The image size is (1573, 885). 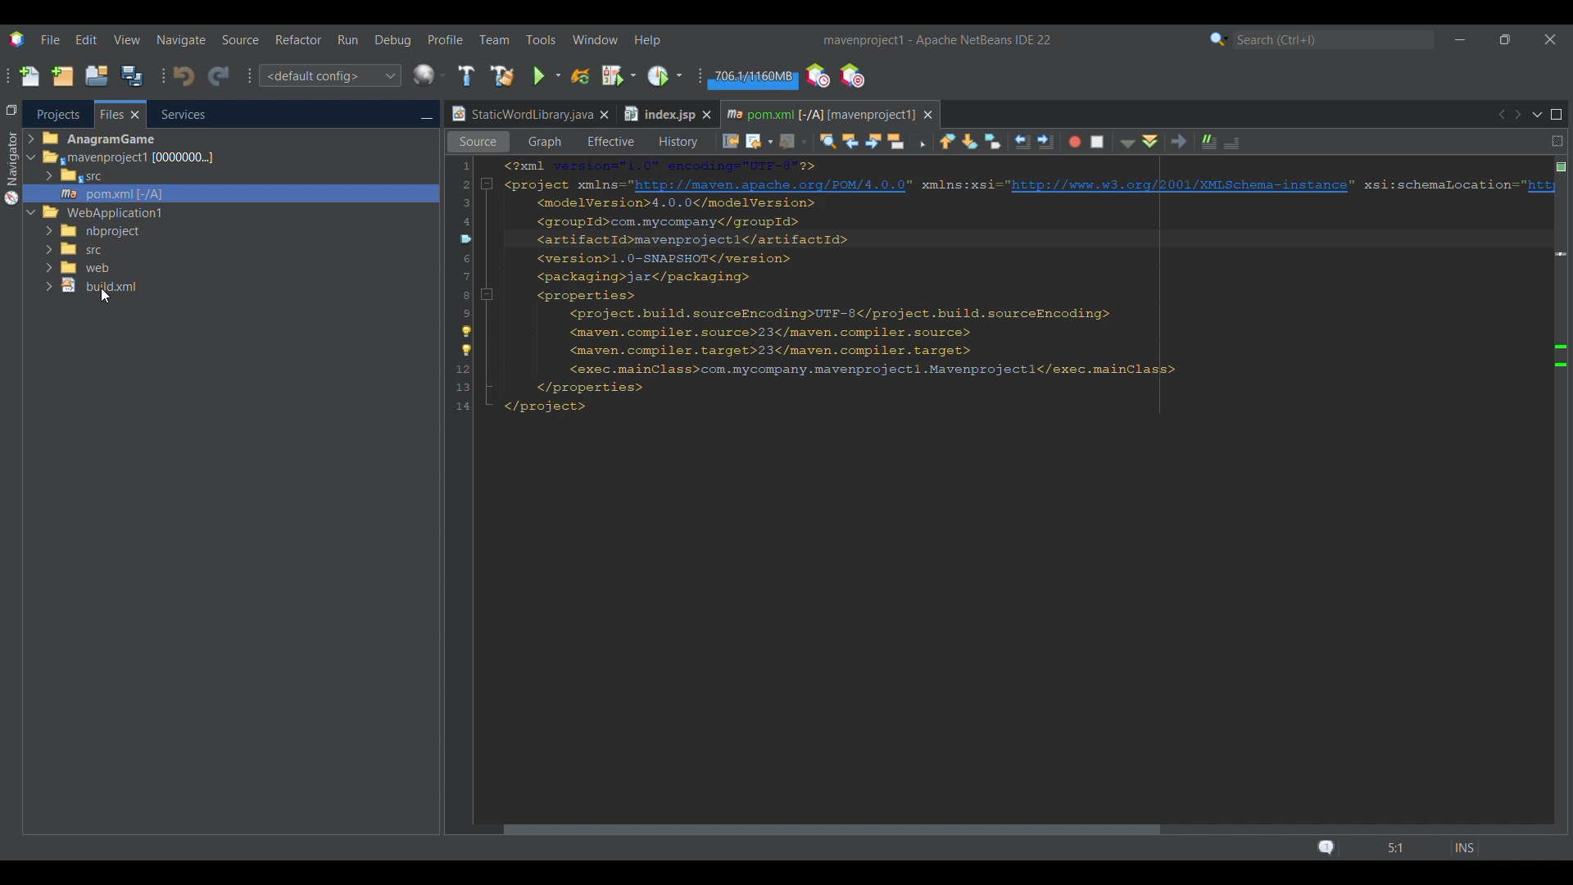 I want to click on Source menu, so click(x=241, y=40).